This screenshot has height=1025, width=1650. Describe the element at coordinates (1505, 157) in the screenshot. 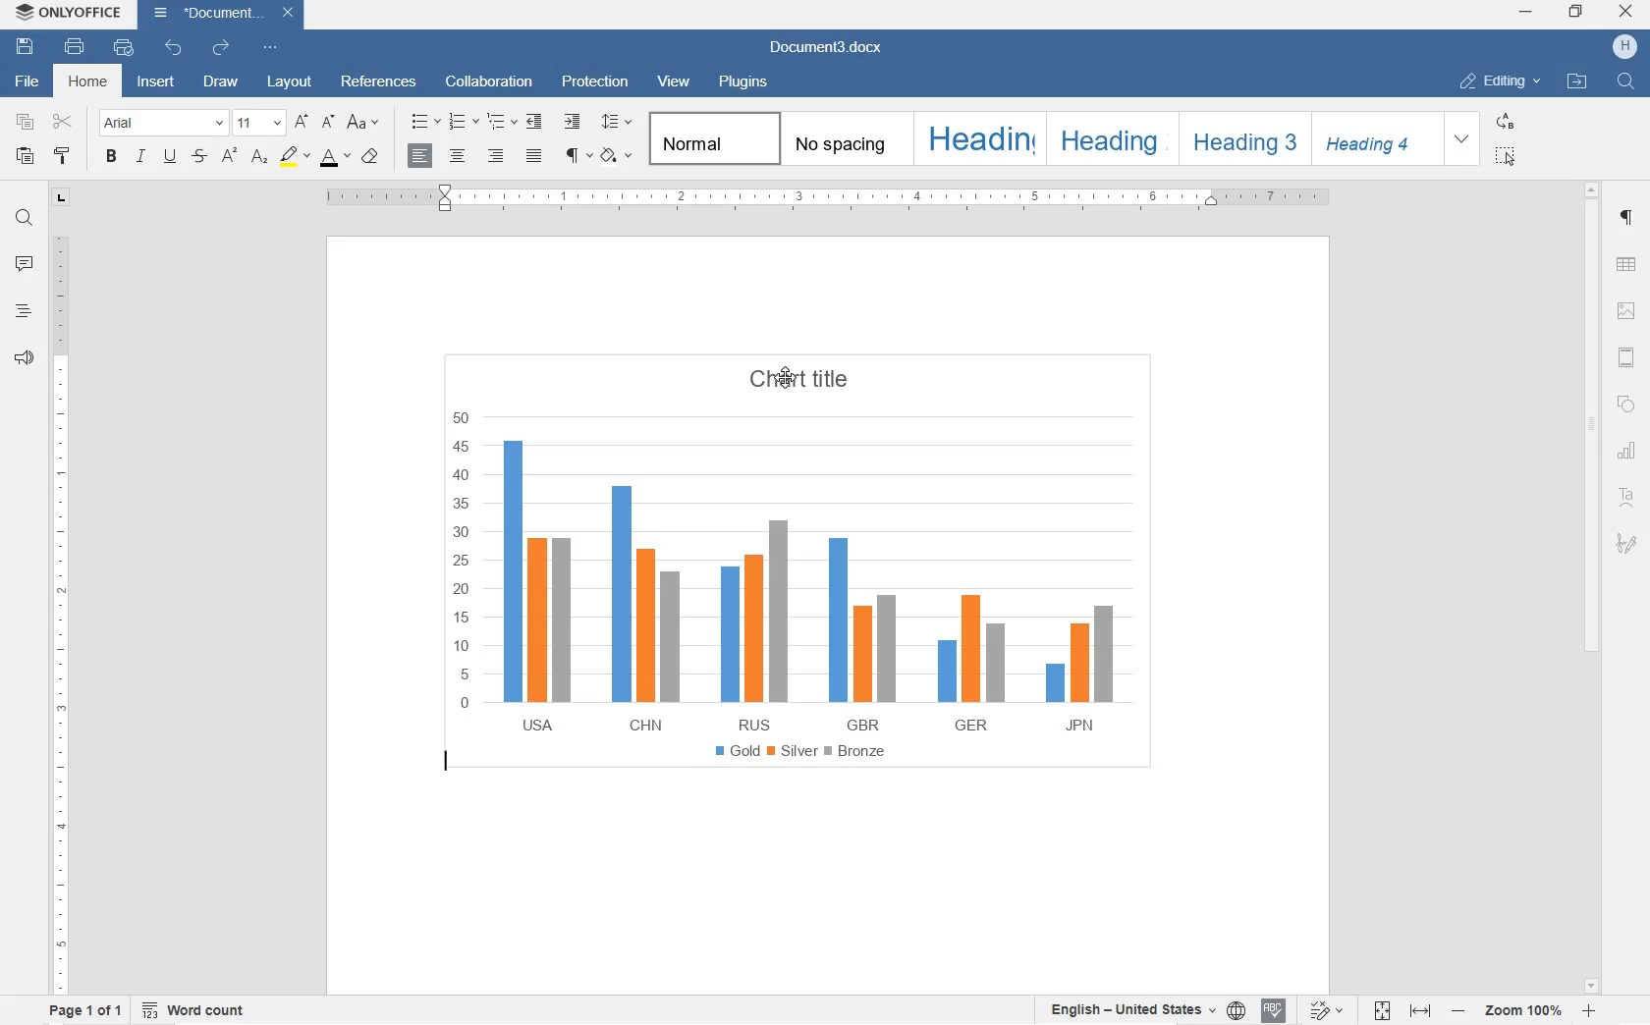

I see `SELECT ALL` at that location.